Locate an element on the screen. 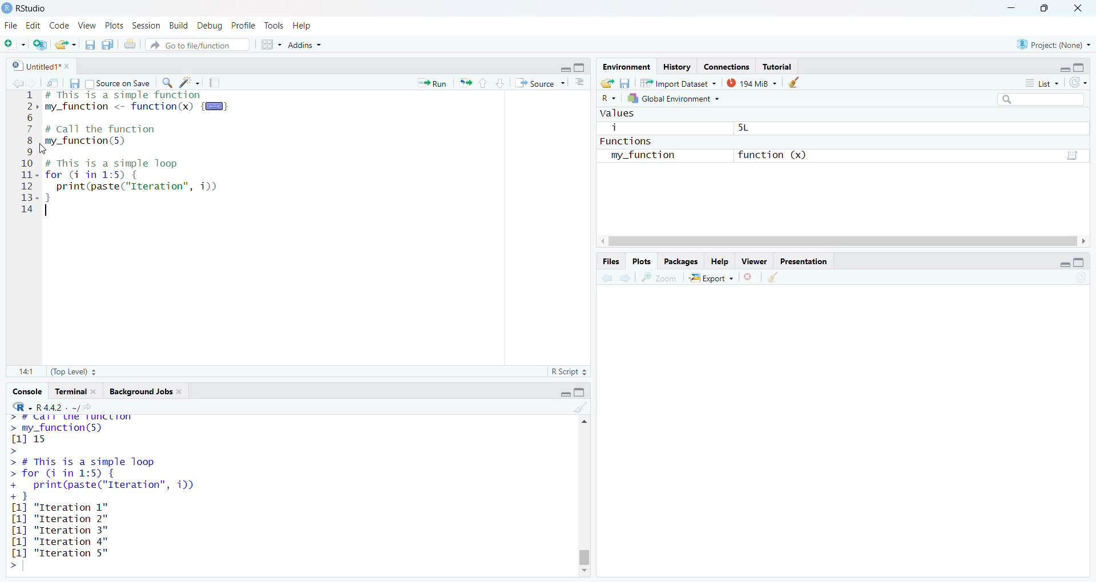 The image size is (1096, 582). File is located at coordinates (11, 25).